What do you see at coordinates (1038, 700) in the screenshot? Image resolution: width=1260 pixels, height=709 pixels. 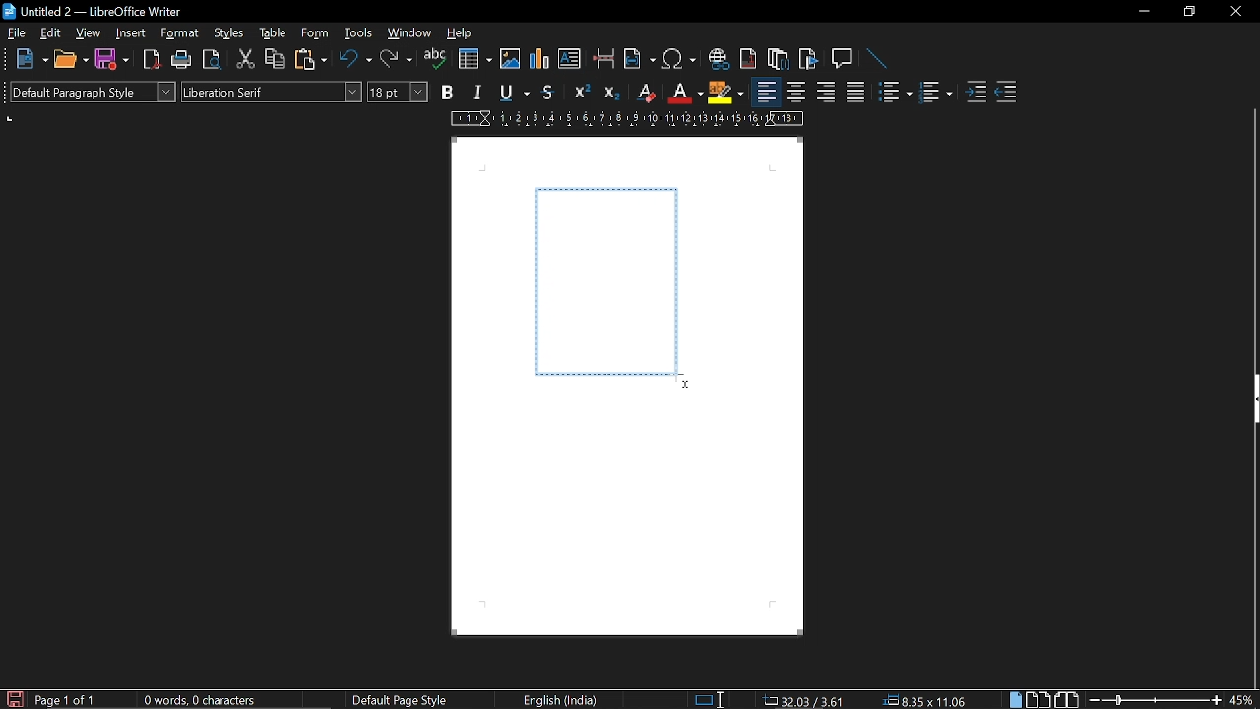 I see `multiple page view` at bounding box center [1038, 700].